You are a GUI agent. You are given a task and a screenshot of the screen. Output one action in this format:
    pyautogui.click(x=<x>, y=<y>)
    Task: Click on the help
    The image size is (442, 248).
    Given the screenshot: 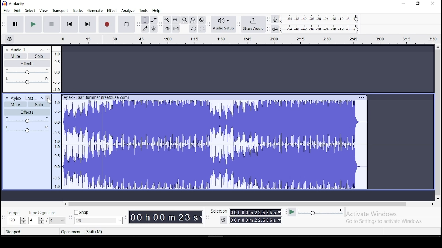 What is the action you would take?
    pyautogui.click(x=156, y=11)
    